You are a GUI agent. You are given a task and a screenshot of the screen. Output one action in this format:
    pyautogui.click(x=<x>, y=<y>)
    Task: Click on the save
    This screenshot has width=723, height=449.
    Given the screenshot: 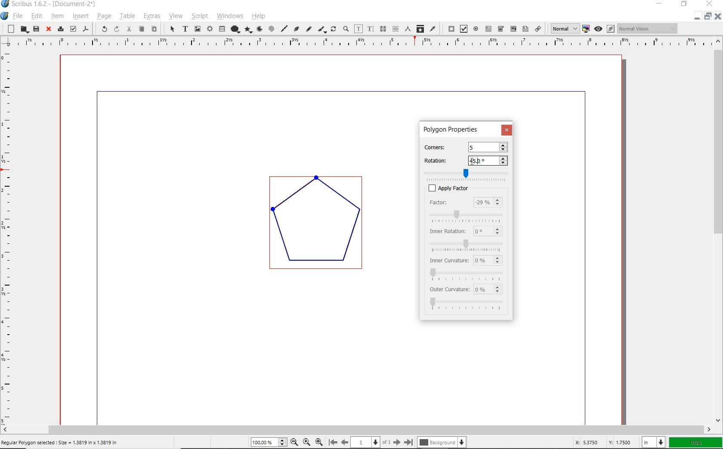 What is the action you would take?
    pyautogui.click(x=36, y=28)
    